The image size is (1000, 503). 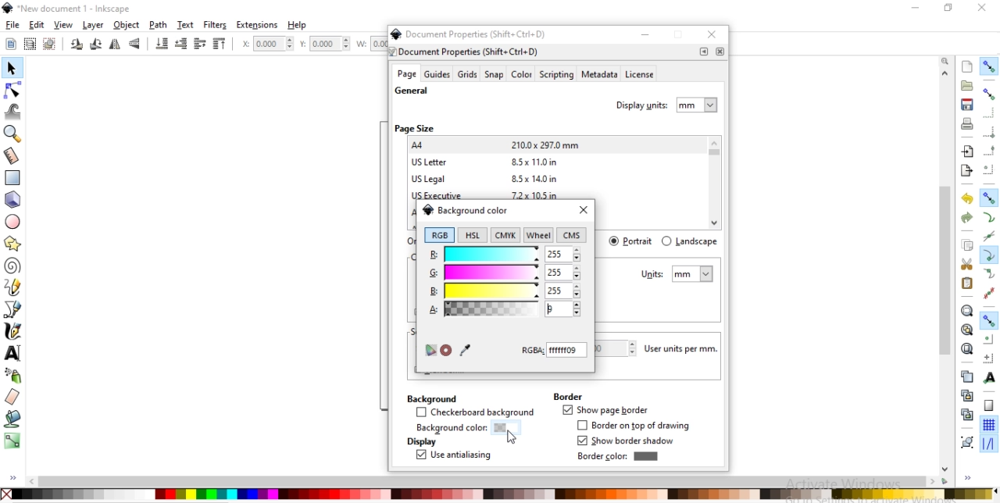 What do you see at coordinates (266, 45) in the screenshot?
I see `horizontal coordinate of selection` at bounding box center [266, 45].